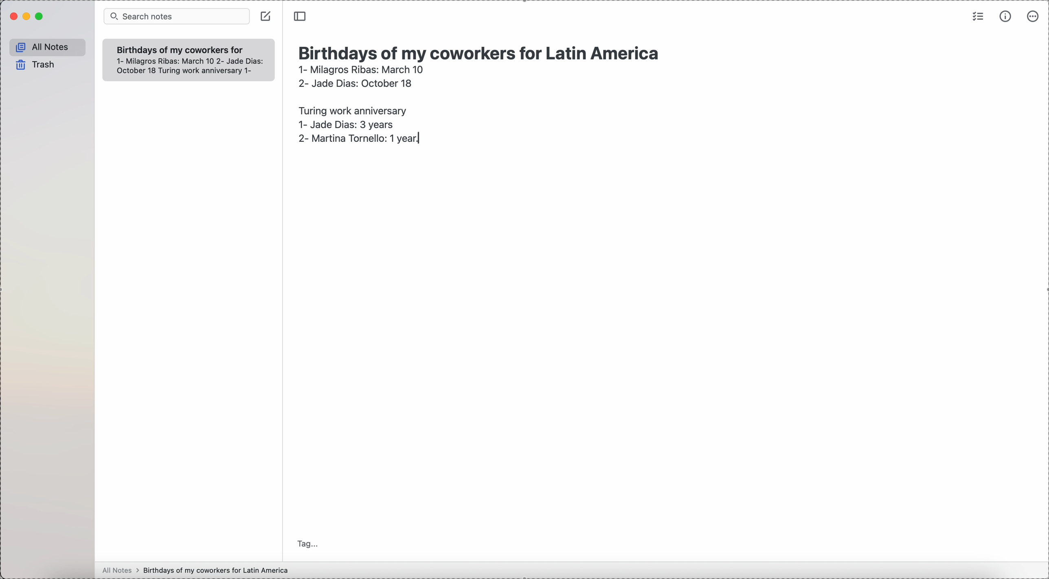 Image resolution: width=1049 pixels, height=579 pixels. I want to click on maximize Simplenote, so click(40, 17).